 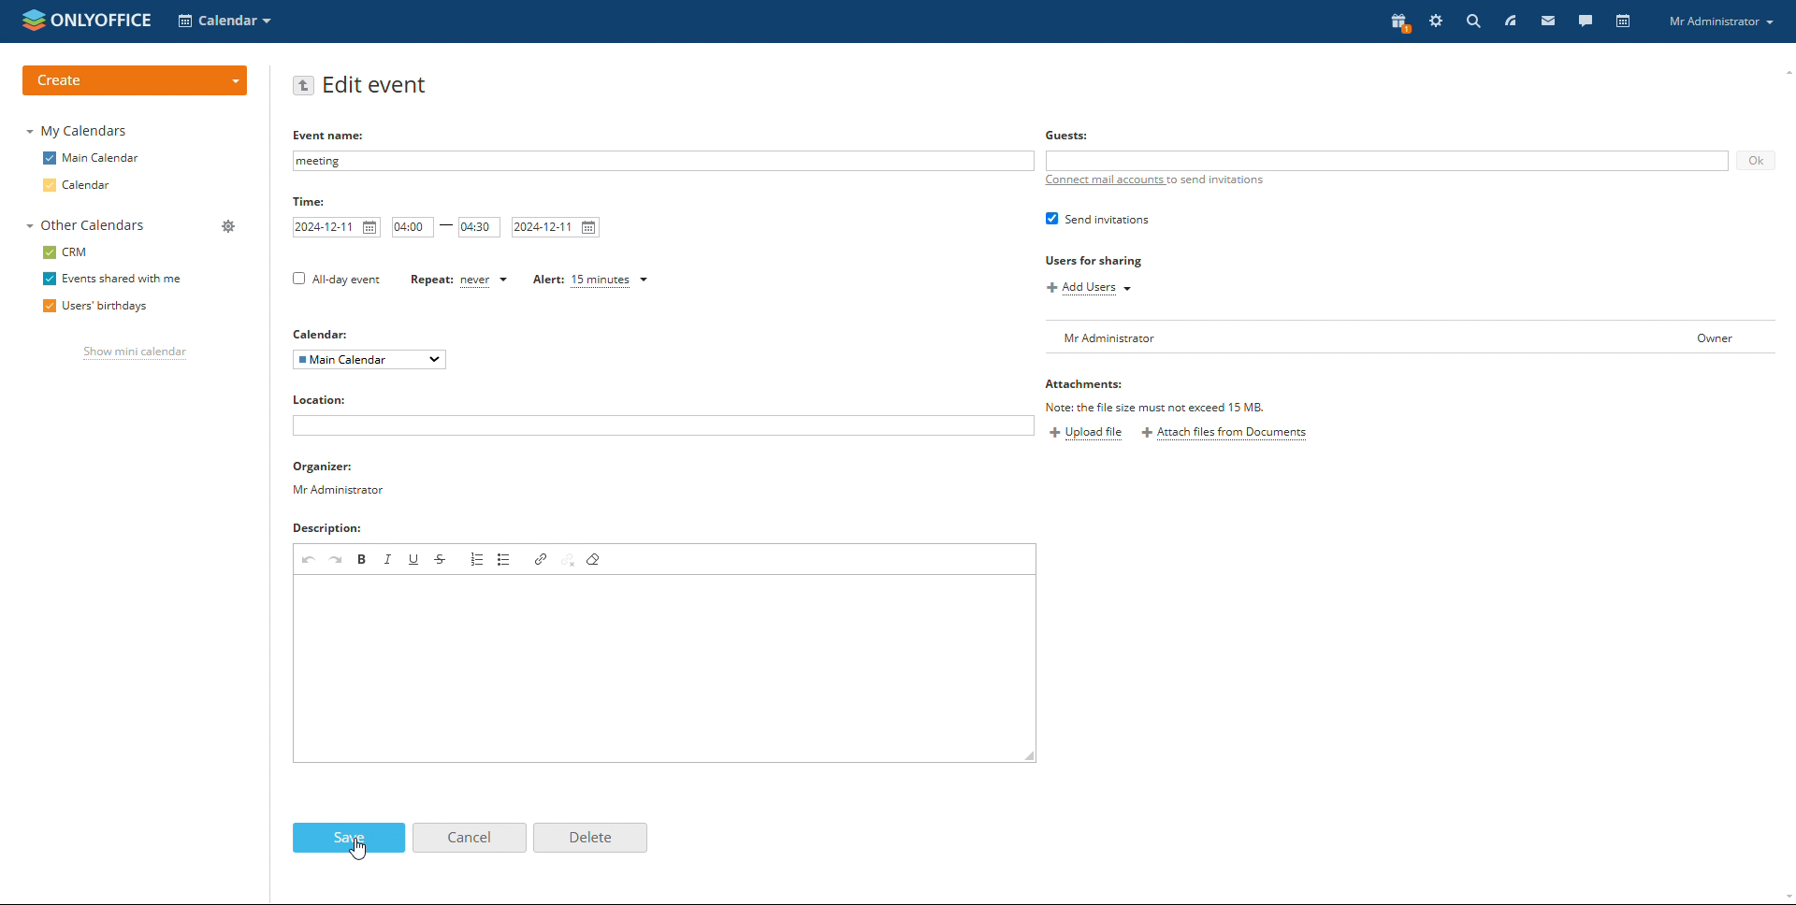 What do you see at coordinates (389, 559) in the screenshot?
I see `italic` at bounding box center [389, 559].